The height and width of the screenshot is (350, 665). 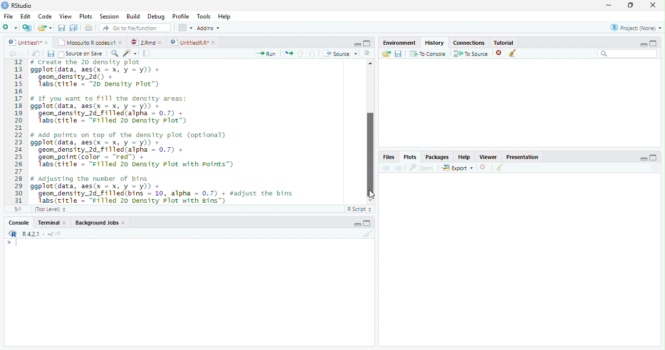 What do you see at coordinates (385, 168) in the screenshot?
I see `back` at bounding box center [385, 168].